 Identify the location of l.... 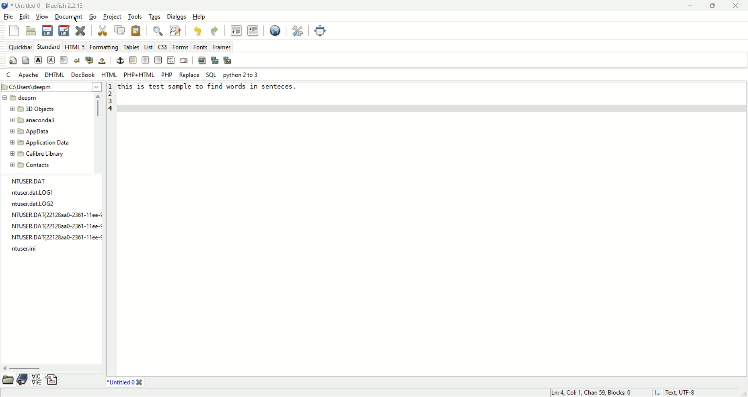
(658, 392).